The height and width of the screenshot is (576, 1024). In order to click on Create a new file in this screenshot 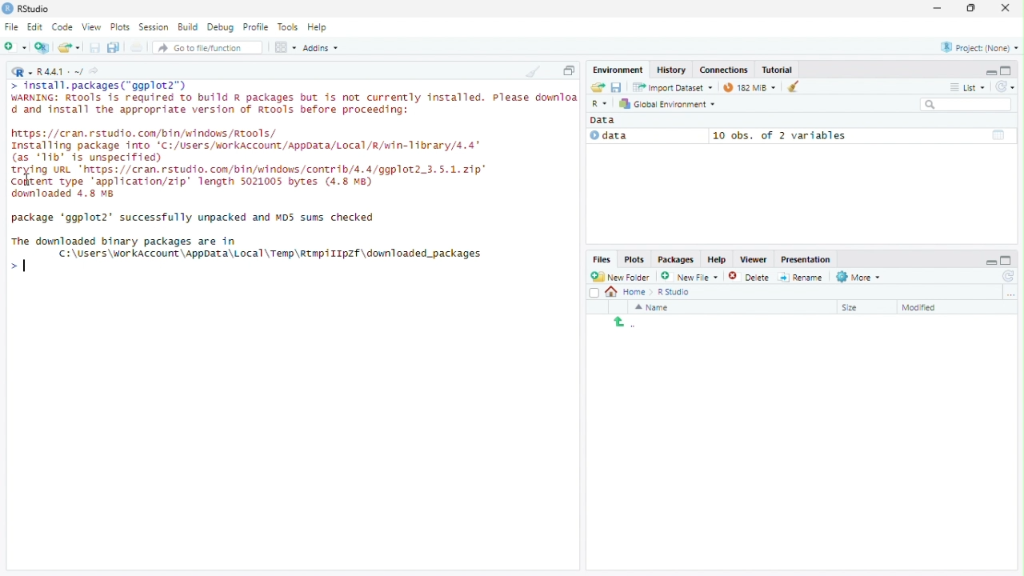, I will do `click(16, 47)`.